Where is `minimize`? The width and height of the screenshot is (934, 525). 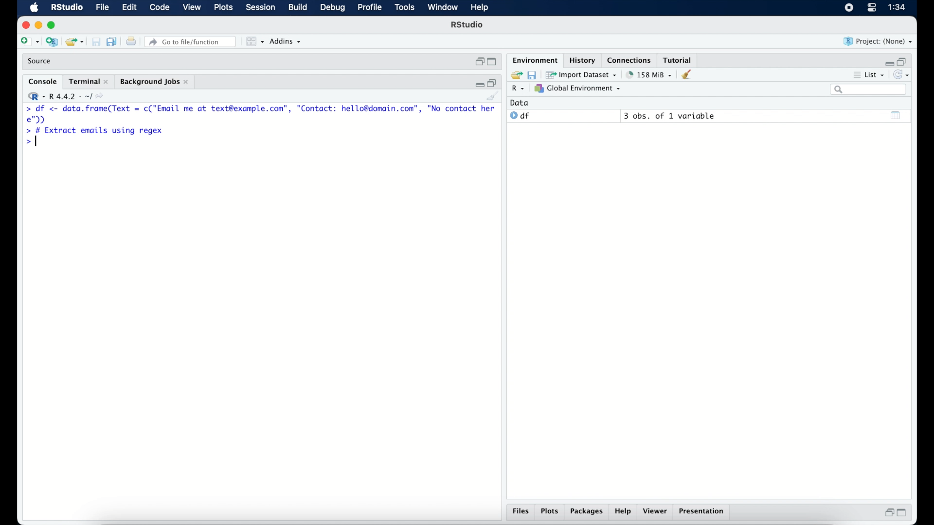
minimize is located at coordinates (38, 26).